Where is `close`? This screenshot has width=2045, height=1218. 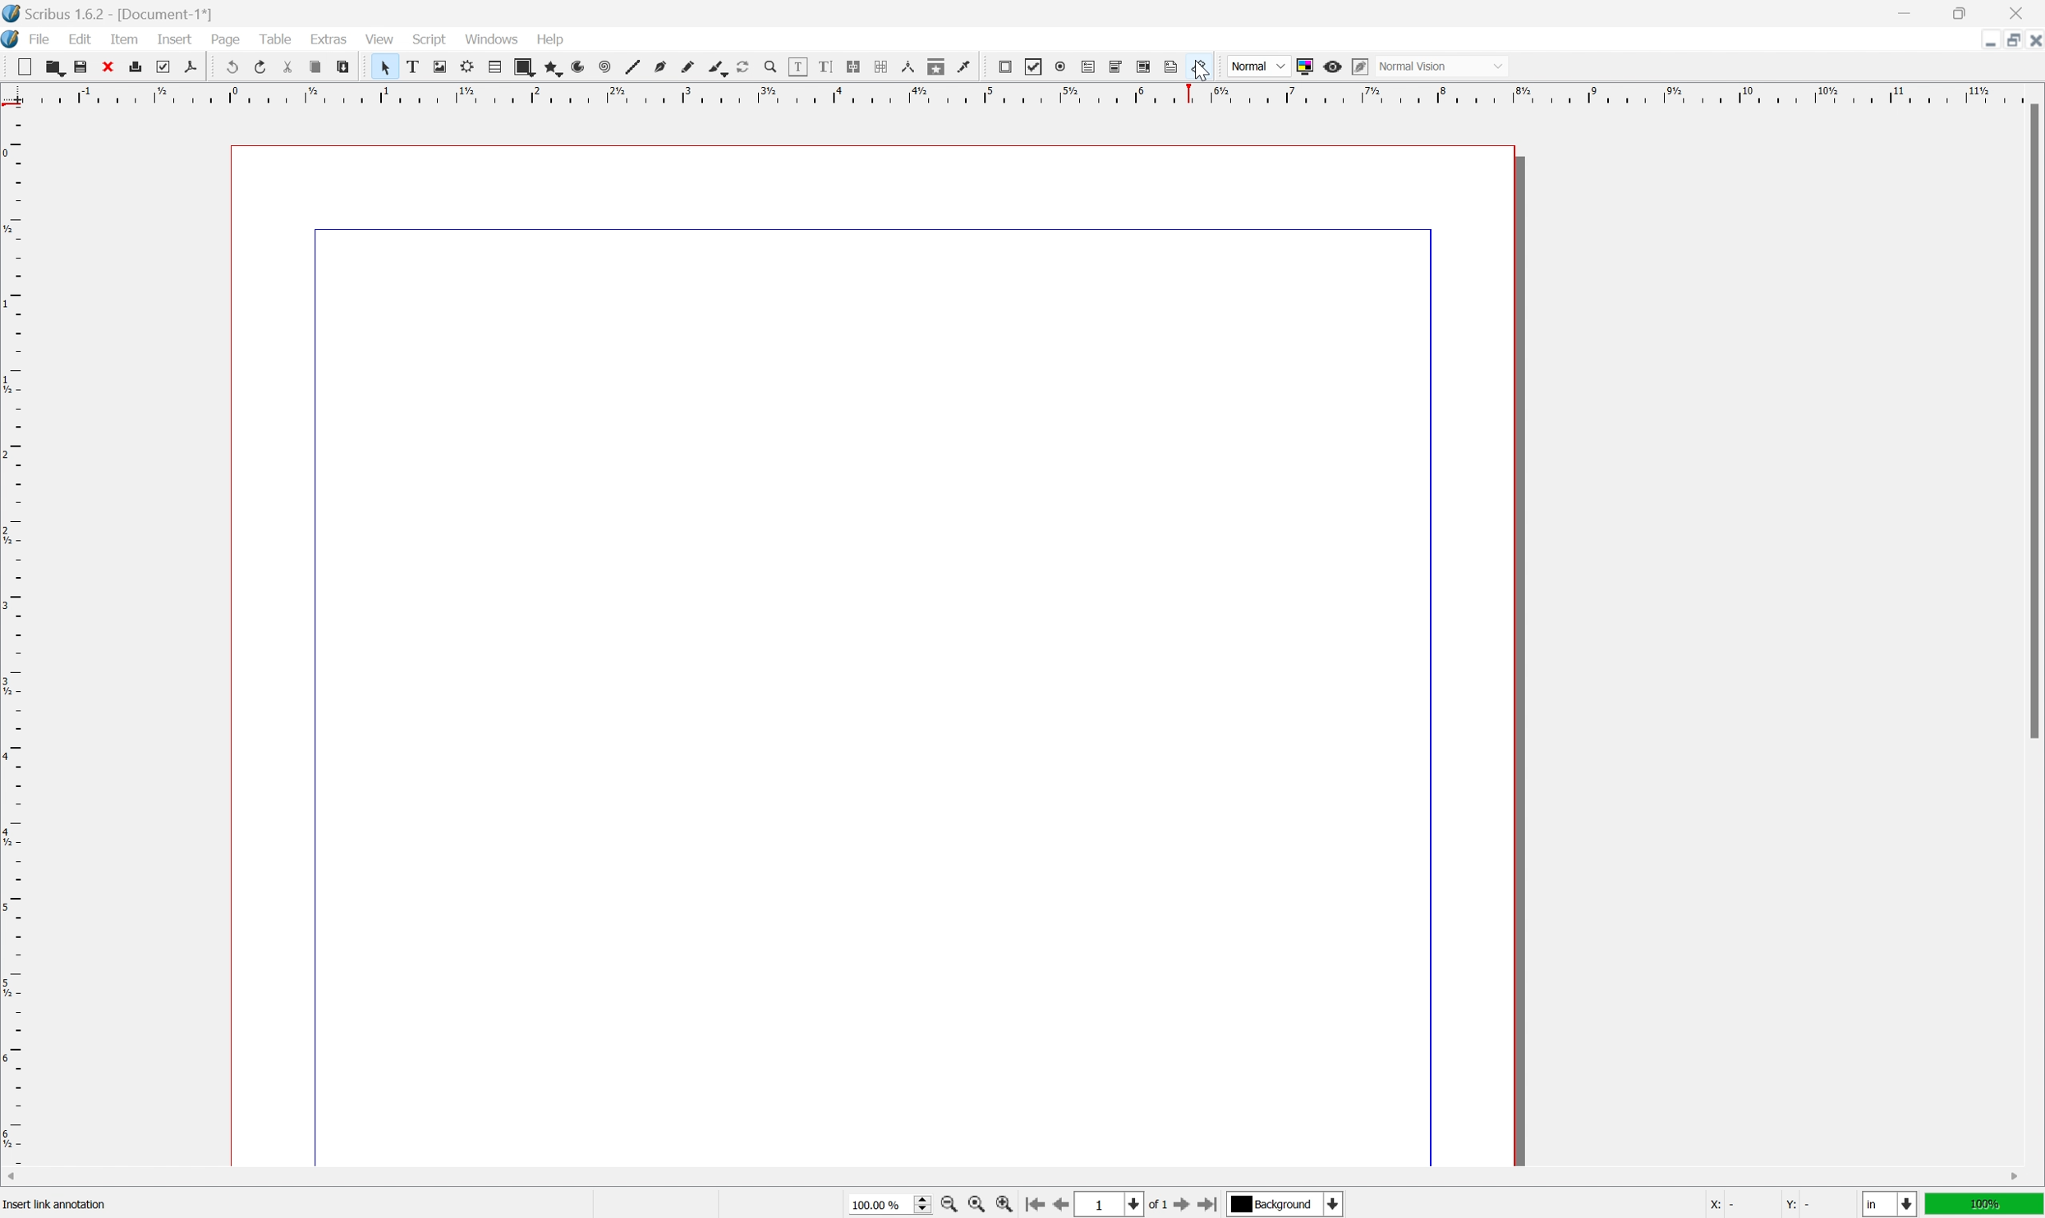
close is located at coordinates (2032, 43).